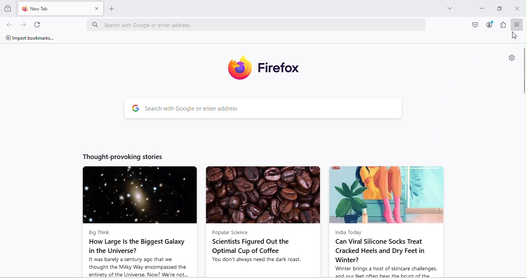 This screenshot has width=526, height=278. What do you see at coordinates (503, 25) in the screenshot?
I see `Extensions` at bounding box center [503, 25].